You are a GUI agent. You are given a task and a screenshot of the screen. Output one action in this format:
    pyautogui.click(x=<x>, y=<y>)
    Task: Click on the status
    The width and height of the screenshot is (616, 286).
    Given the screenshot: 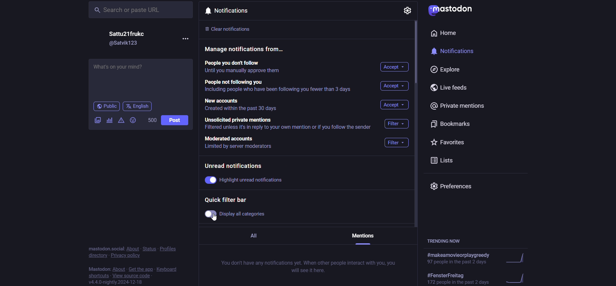 What is the action you would take?
    pyautogui.click(x=150, y=249)
    